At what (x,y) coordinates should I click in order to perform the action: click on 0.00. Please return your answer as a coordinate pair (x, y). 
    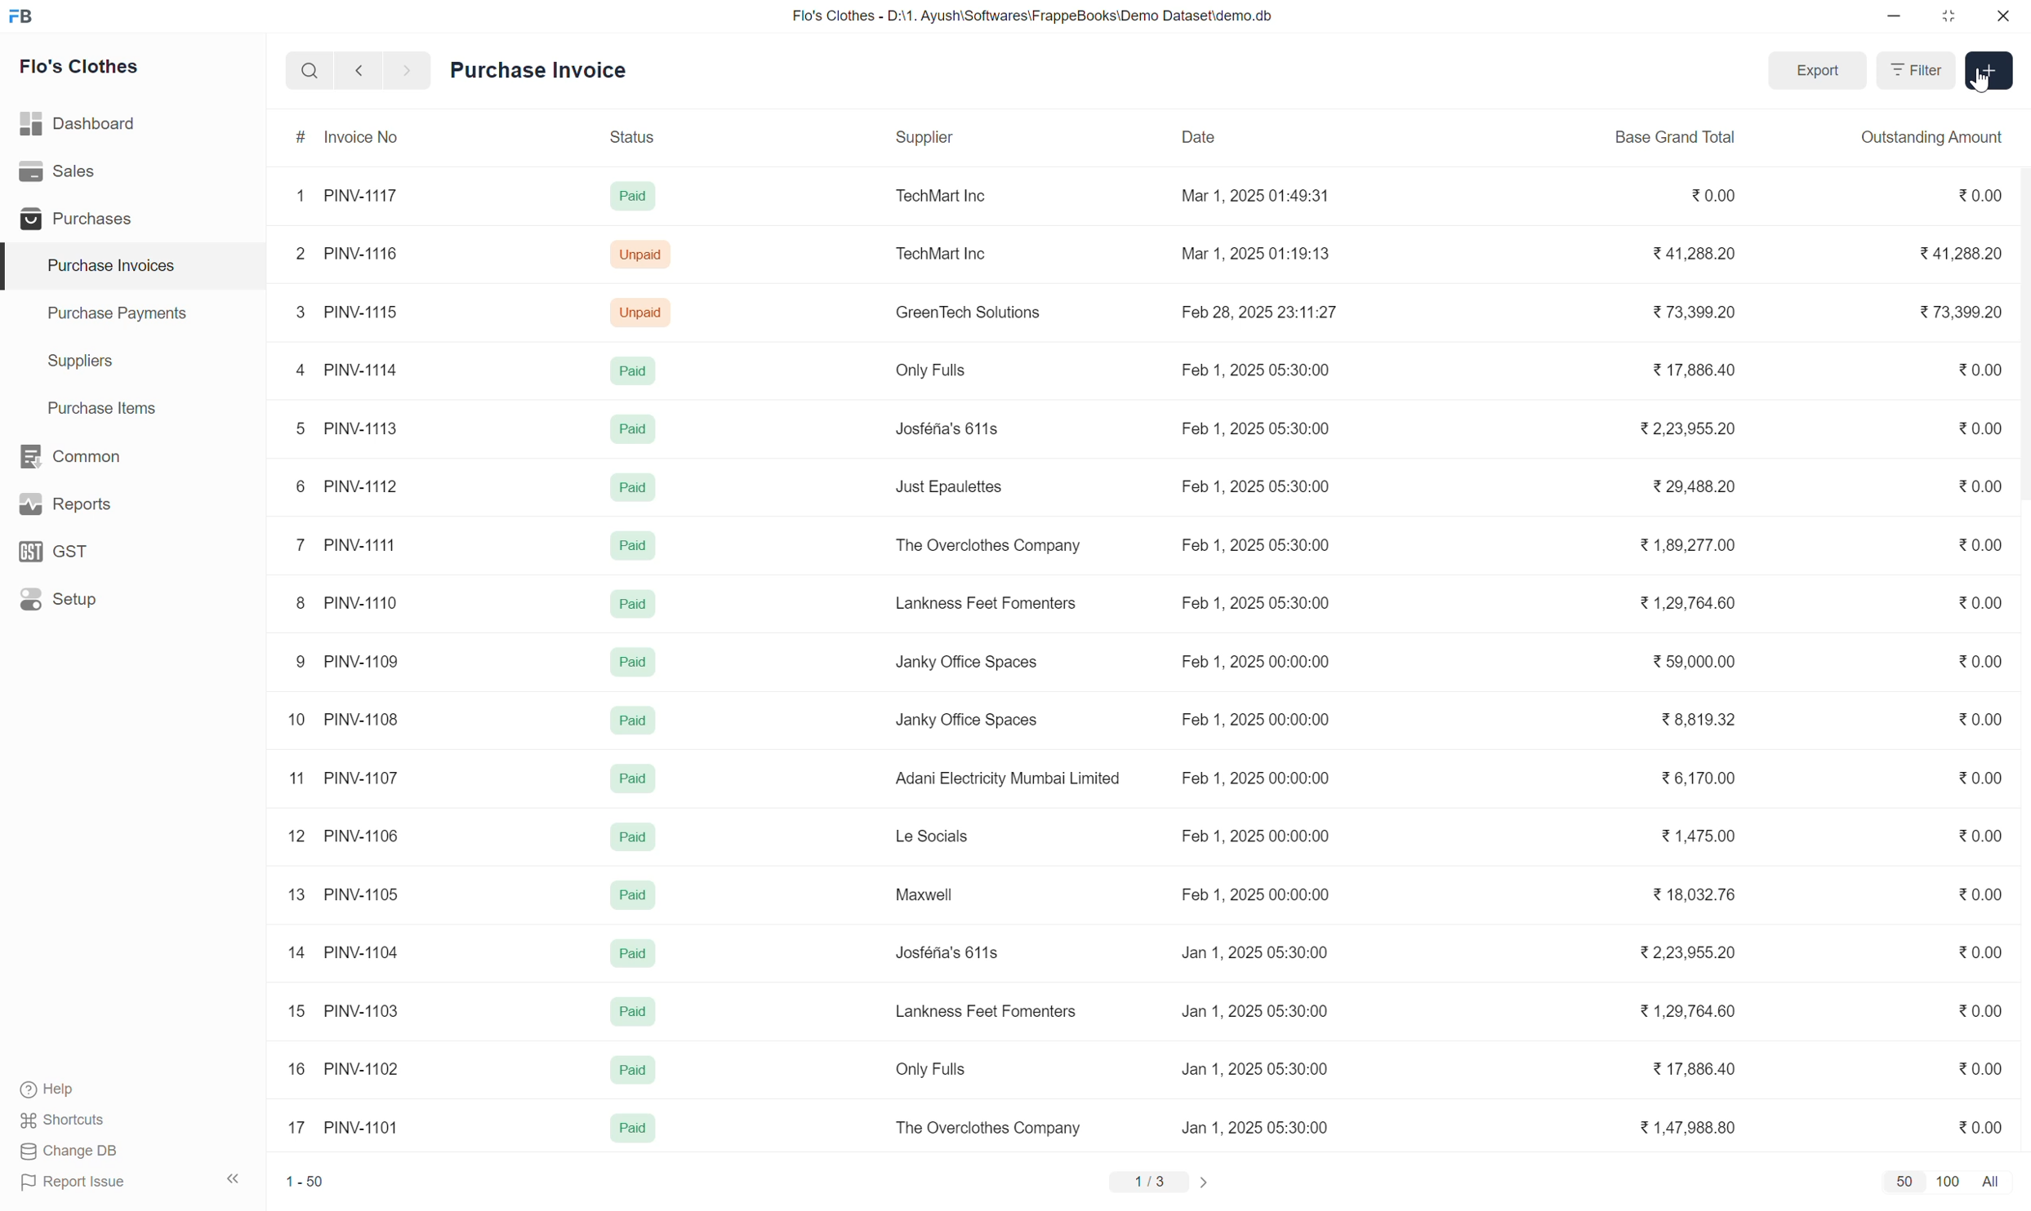
    Looking at the image, I should click on (1978, 428).